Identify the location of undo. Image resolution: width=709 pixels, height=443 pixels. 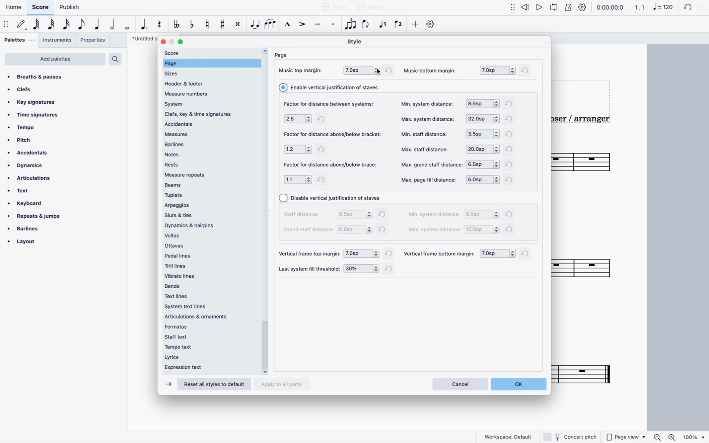
(687, 8).